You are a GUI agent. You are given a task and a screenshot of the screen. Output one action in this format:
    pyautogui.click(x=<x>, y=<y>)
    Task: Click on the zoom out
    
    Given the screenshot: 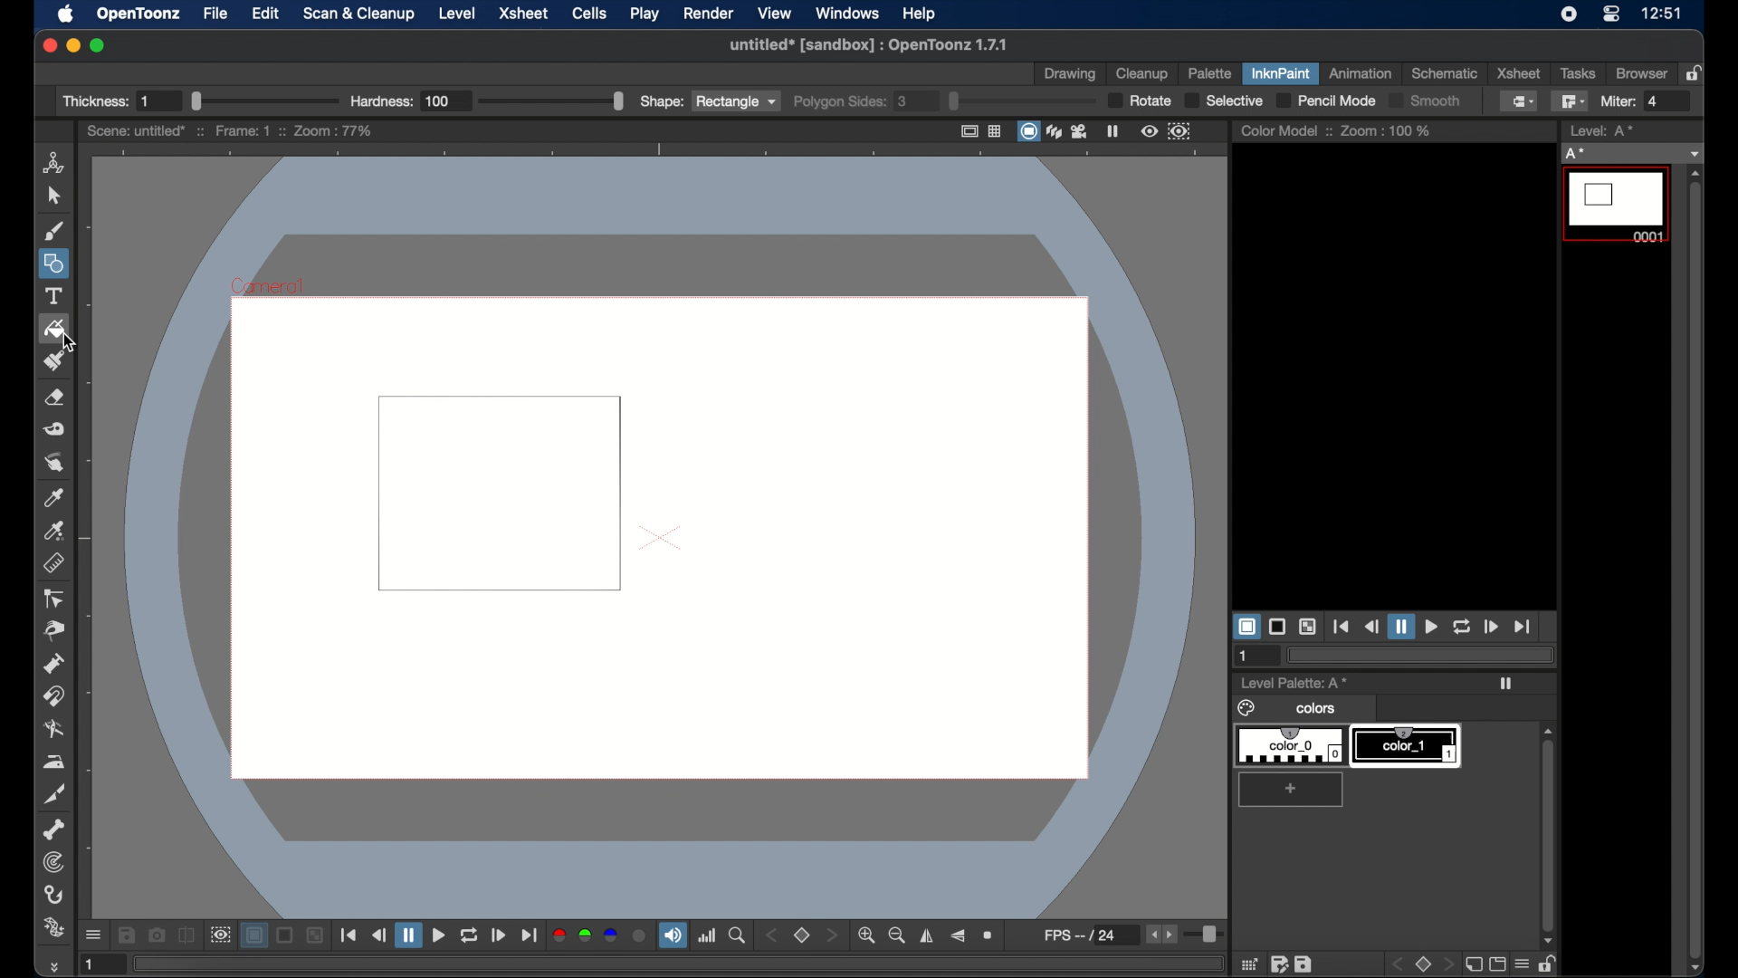 What is the action you would take?
    pyautogui.click(x=897, y=935)
    